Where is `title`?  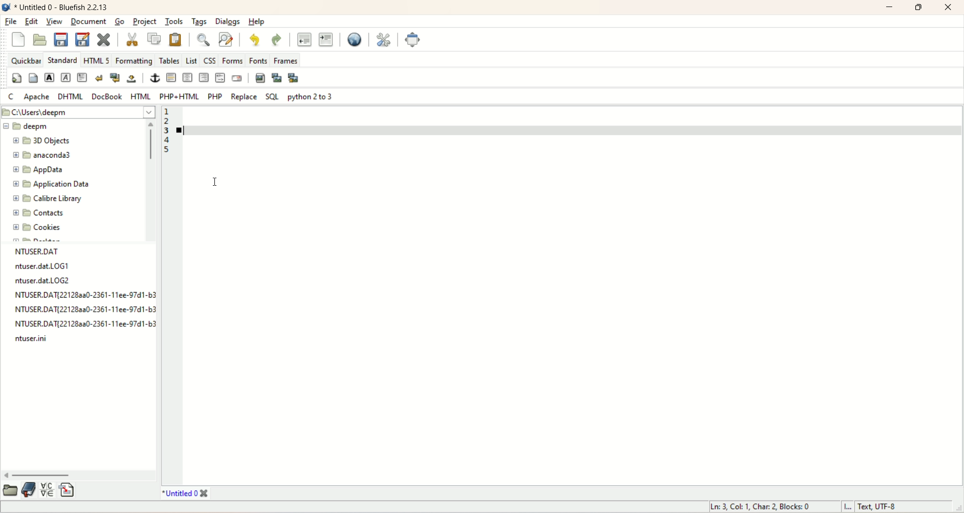 title is located at coordinates (183, 494).